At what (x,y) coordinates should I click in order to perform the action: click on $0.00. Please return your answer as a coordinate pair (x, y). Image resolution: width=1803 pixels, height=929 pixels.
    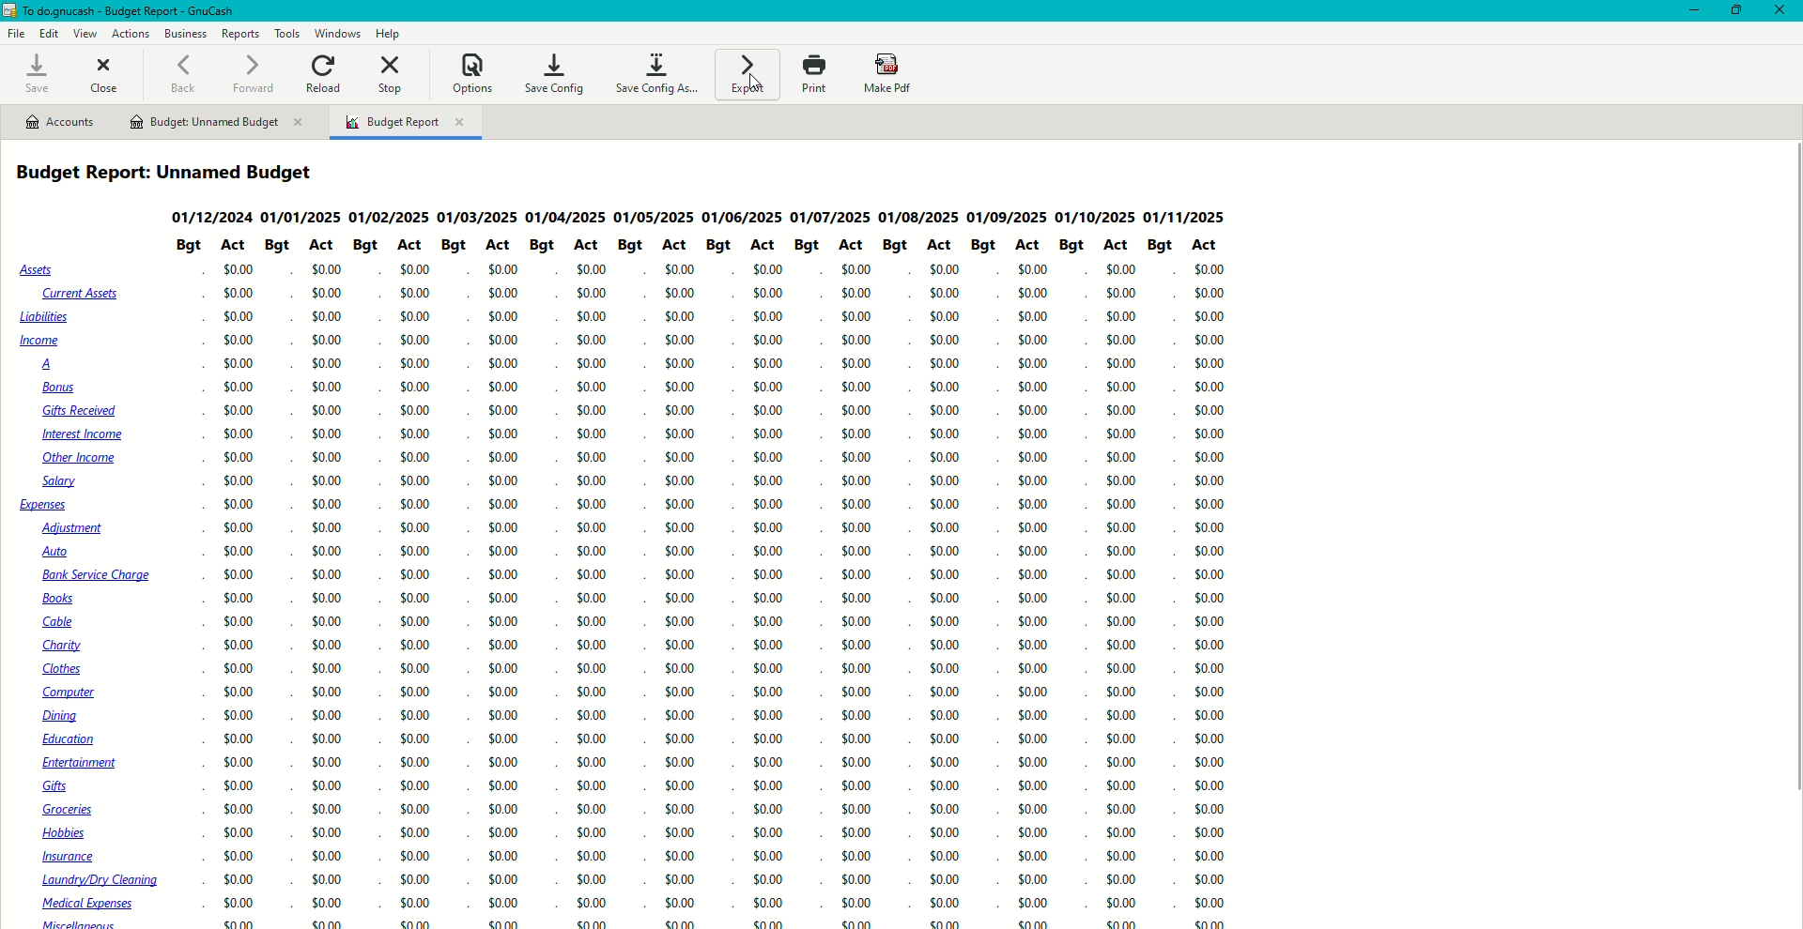
    Looking at the image, I should click on (240, 713).